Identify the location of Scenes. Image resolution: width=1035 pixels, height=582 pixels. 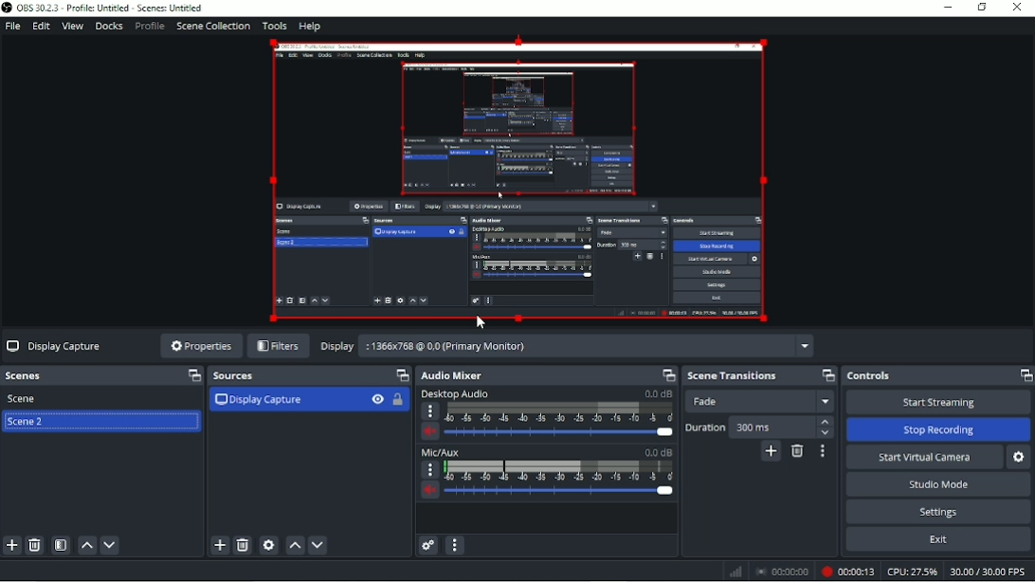
(28, 375).